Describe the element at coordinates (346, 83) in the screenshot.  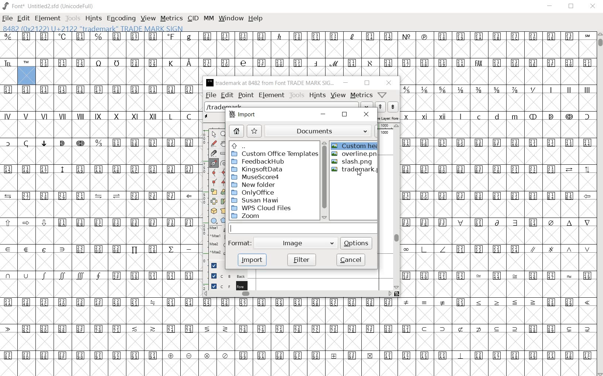
I see `minimize` at that location.